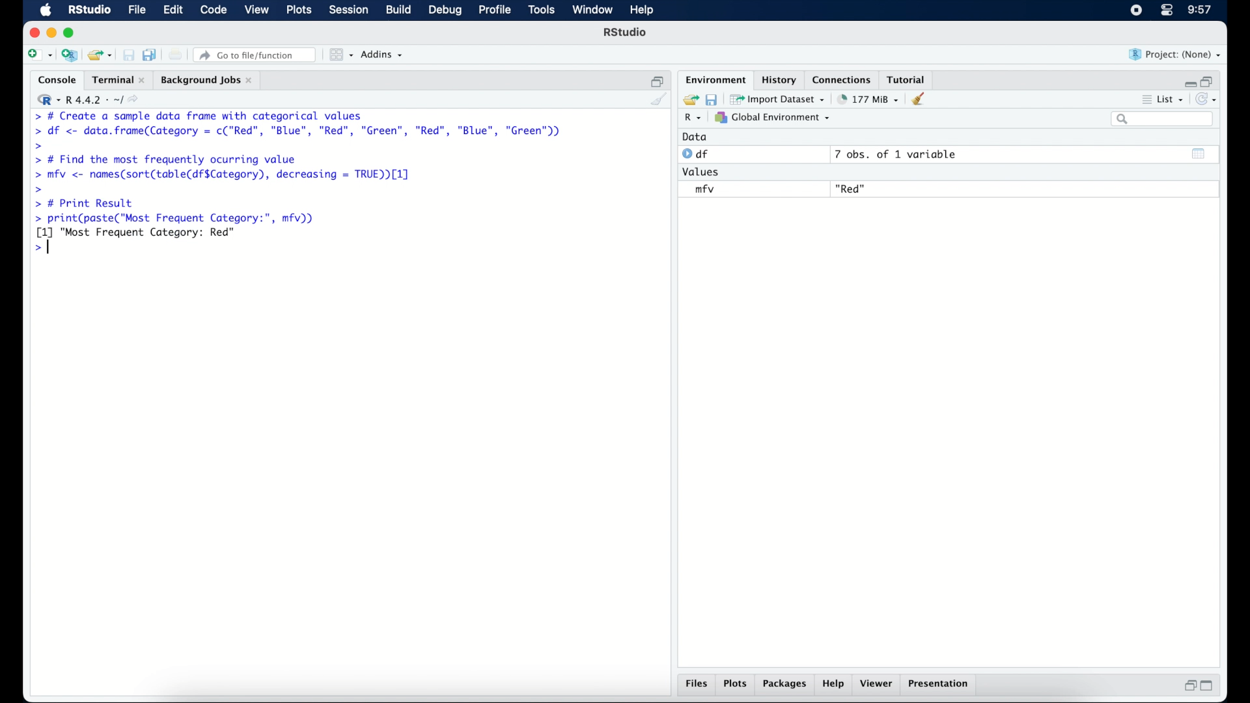 This screenshot has height=703, width=1250. I want to click on R studio, so click(89, 10).